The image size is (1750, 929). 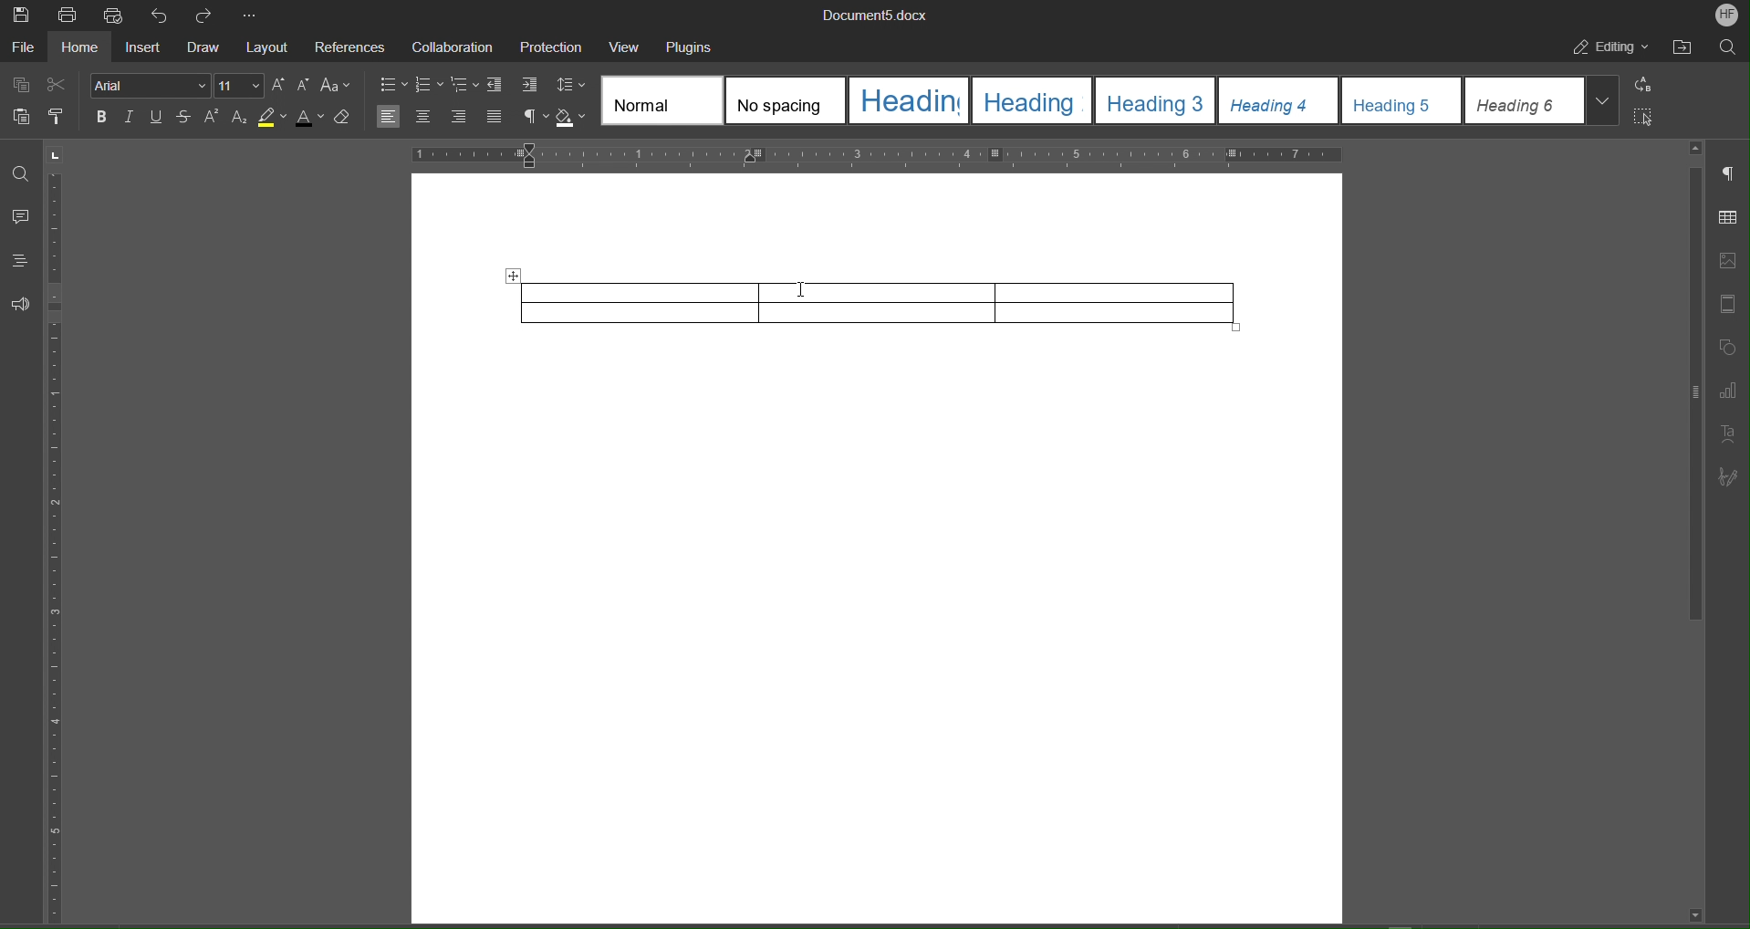 What do you see at coordinates (23, 50) in the screenshot?
I see `File` at bounding box center [23, 50].